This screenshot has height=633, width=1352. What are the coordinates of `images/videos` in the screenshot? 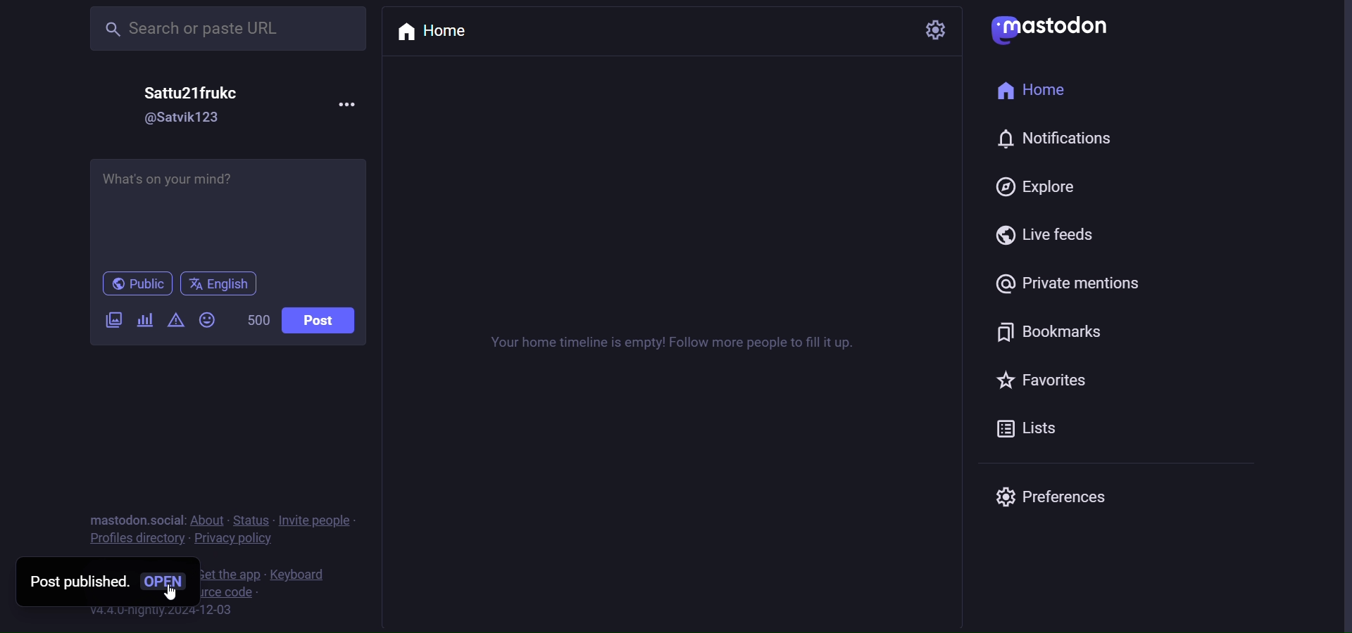 It's located at (110, 320).